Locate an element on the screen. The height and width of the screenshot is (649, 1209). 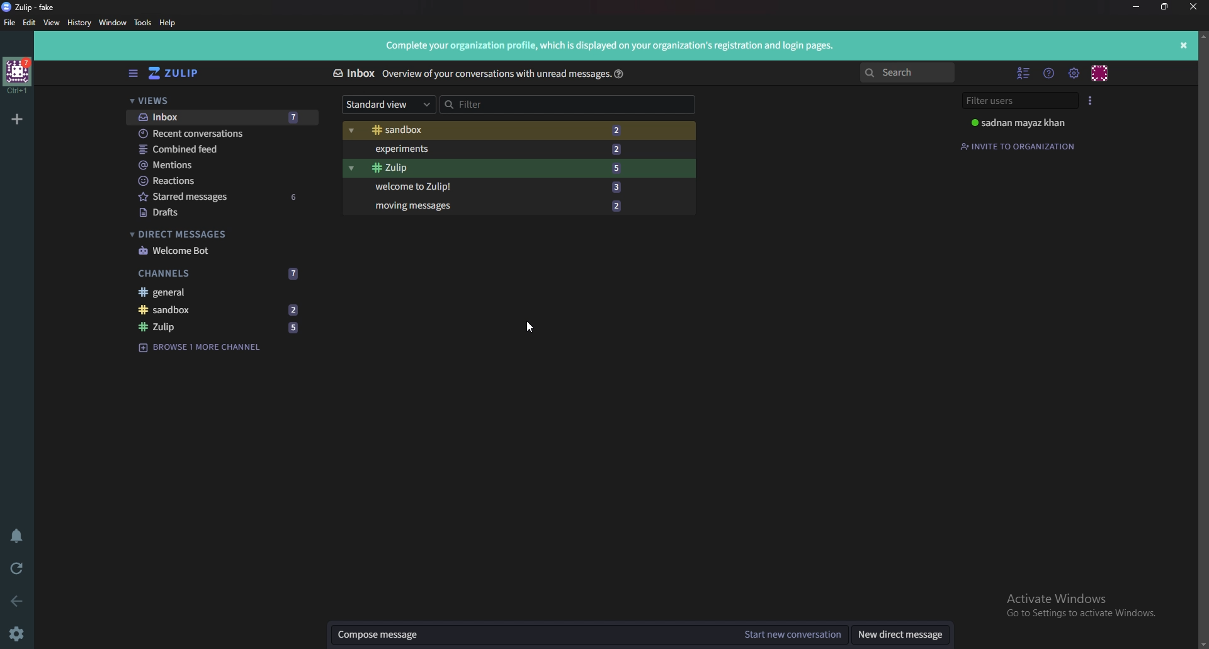
Inbox is located at coordinates (220, 117).